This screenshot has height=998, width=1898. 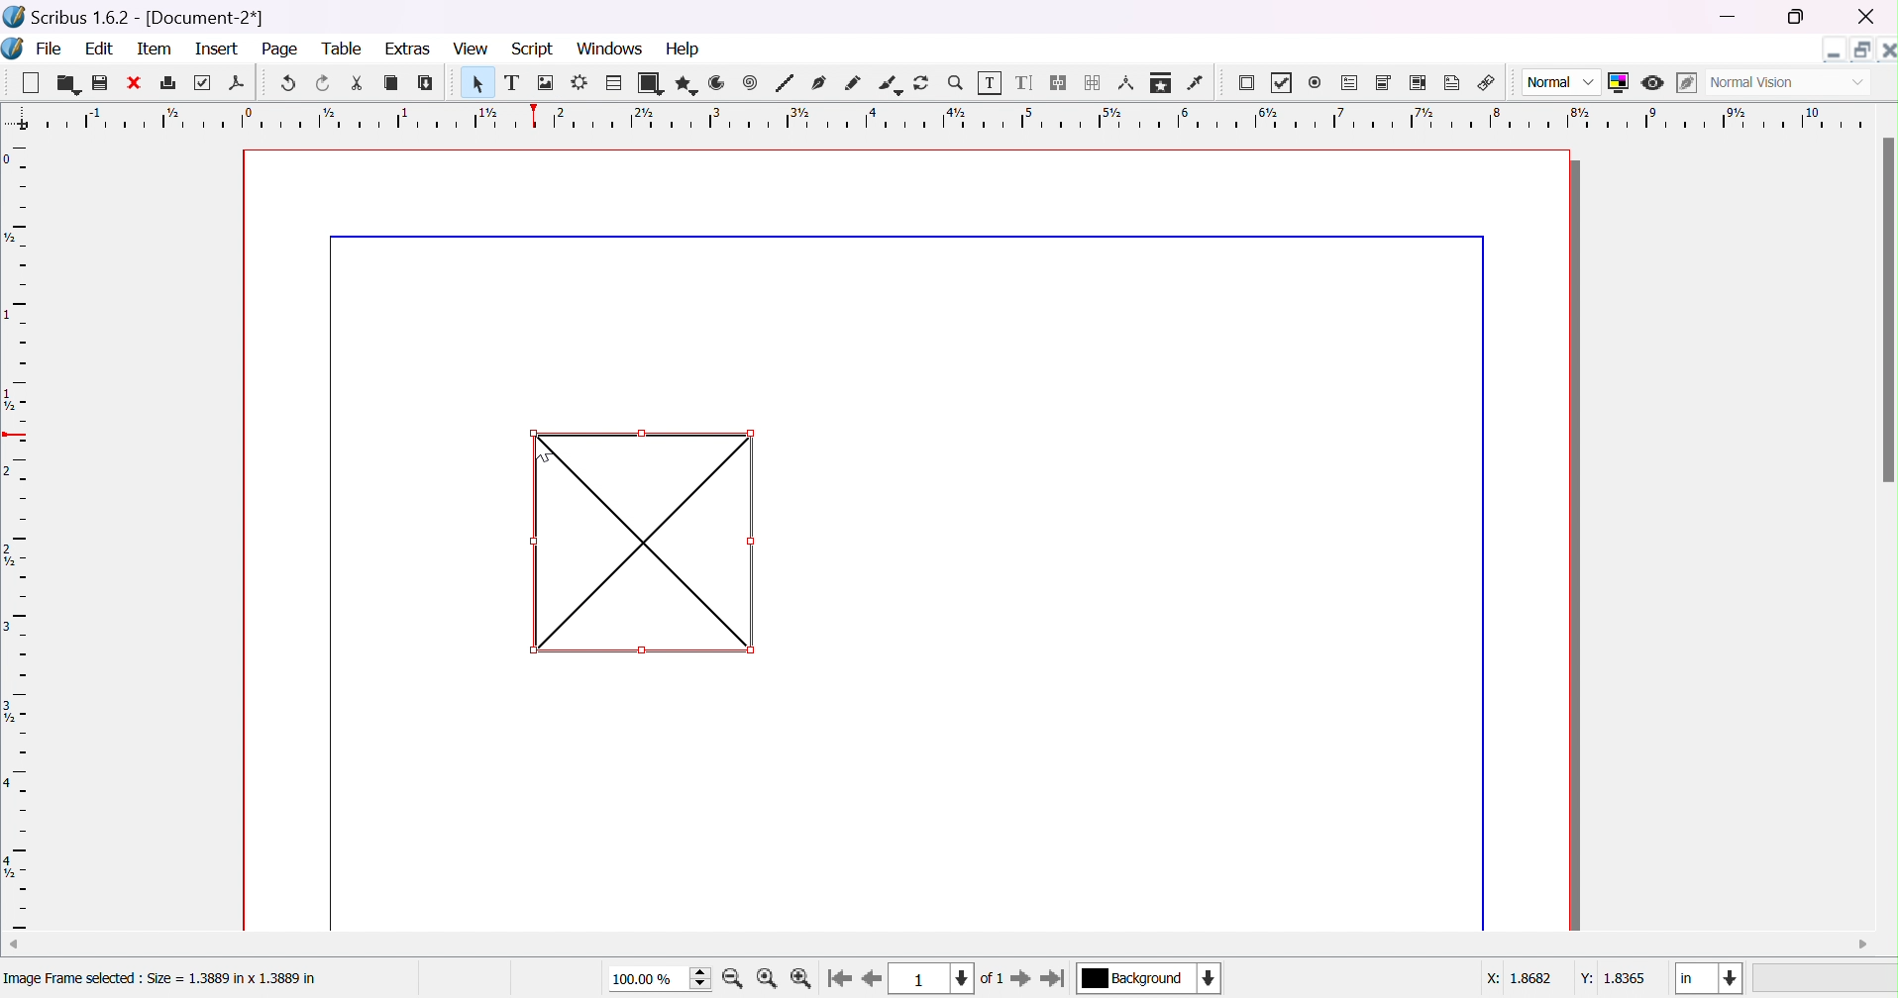 I want to click on scroll left, so click(x=12, y=943).